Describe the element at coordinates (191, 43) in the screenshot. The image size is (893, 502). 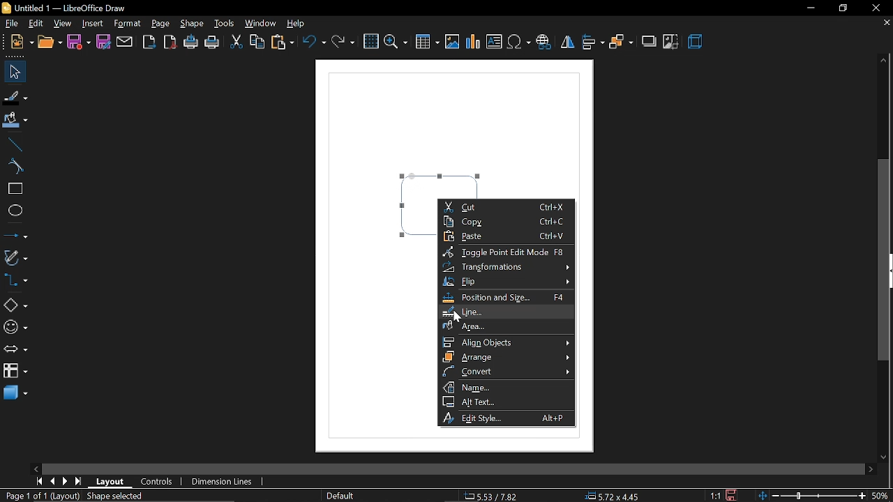
I see `print directly` at that location.